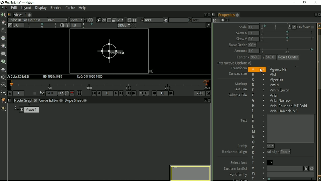 The height and width of the screenshot is (181, 321). What do you see at coordinates (4, 108) in the screenshot?
I see `Extra` at bounding box center [4, 108].